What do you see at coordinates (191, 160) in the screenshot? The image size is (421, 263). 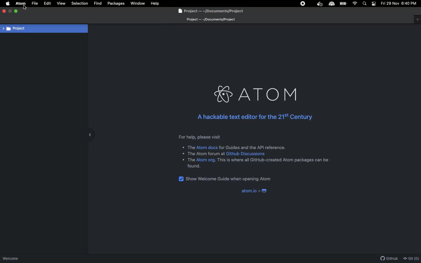 I see `` at bounding box center [191, 160].